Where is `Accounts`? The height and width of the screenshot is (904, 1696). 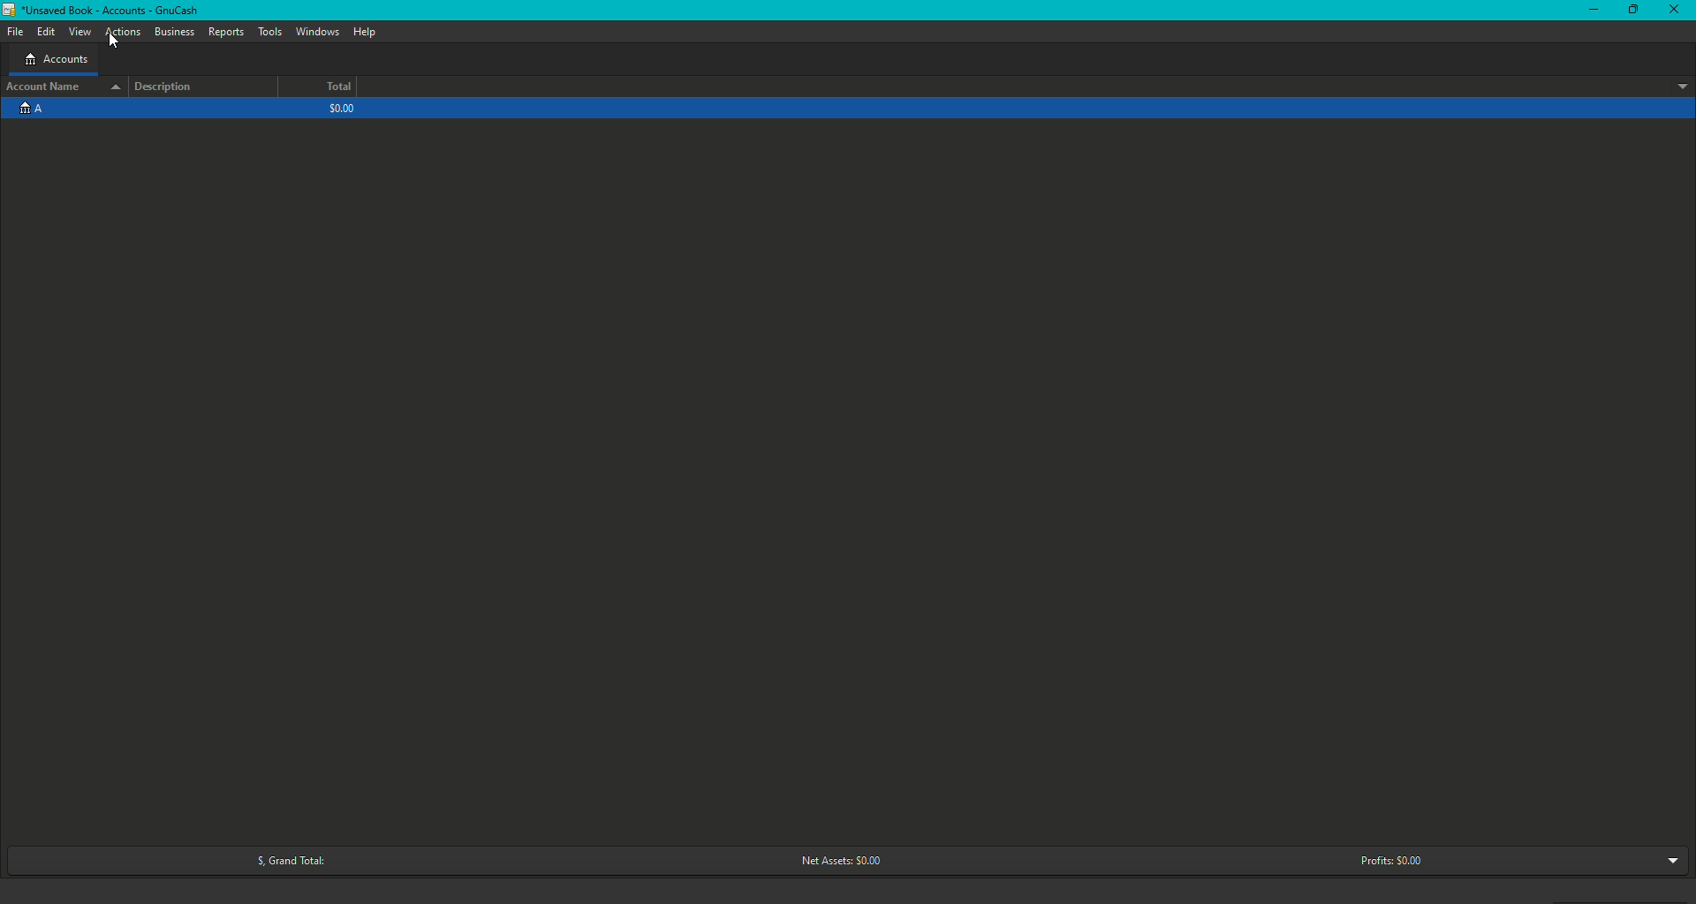 Accounts is located at coordinates (58, 60).